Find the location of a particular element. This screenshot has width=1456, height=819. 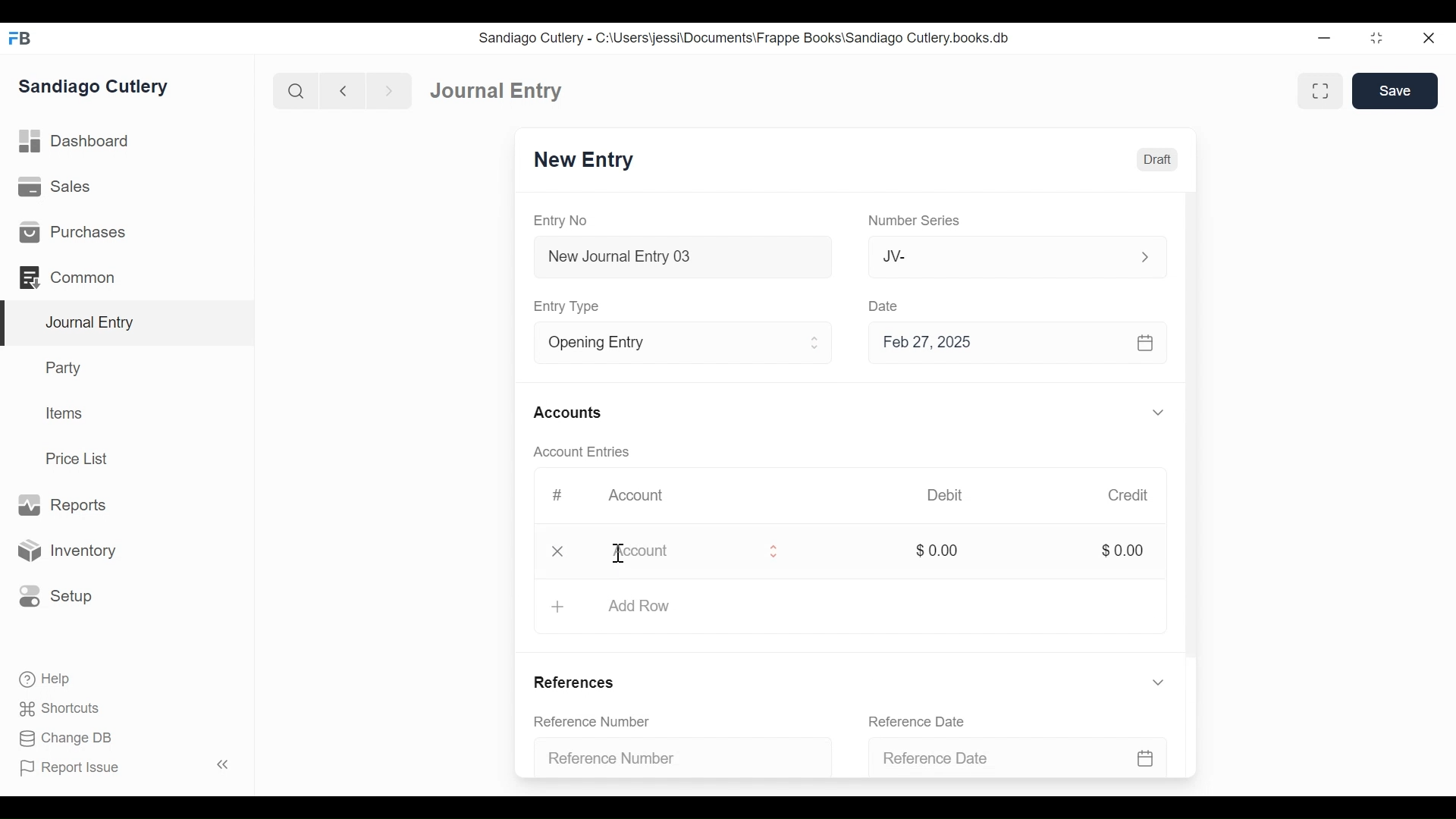

Vertical Scroll bar is located at coordinates (1193, 439).